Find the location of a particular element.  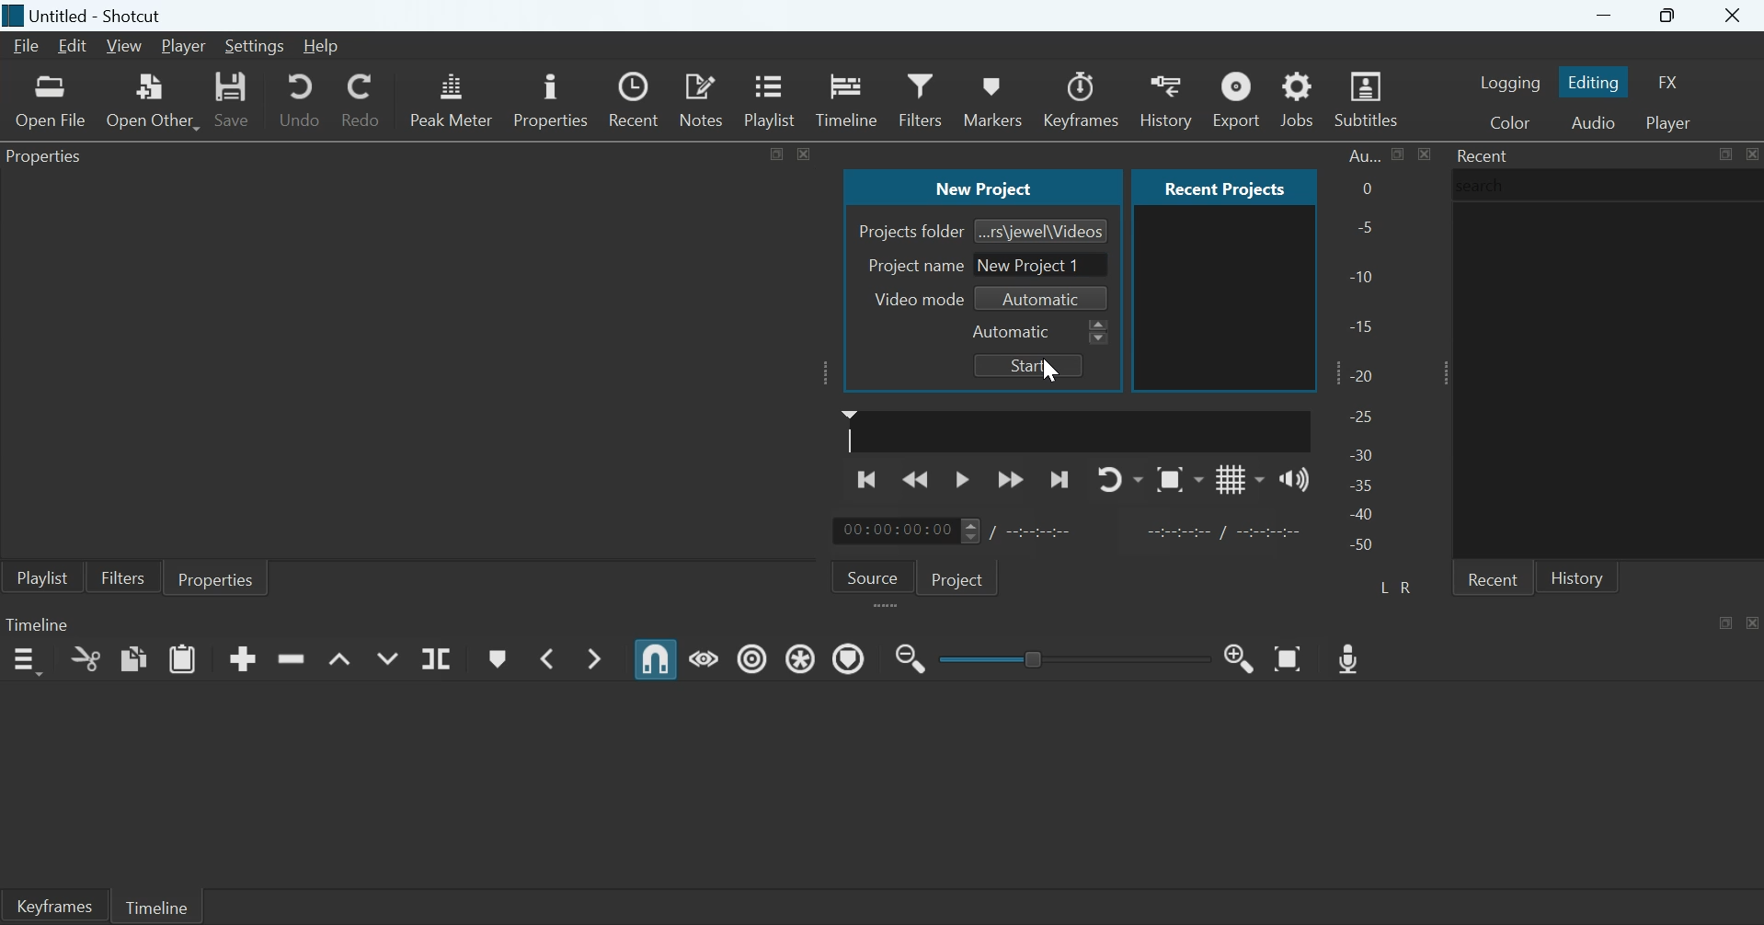

Audio Peak meter is located at coordinates (452, 97).